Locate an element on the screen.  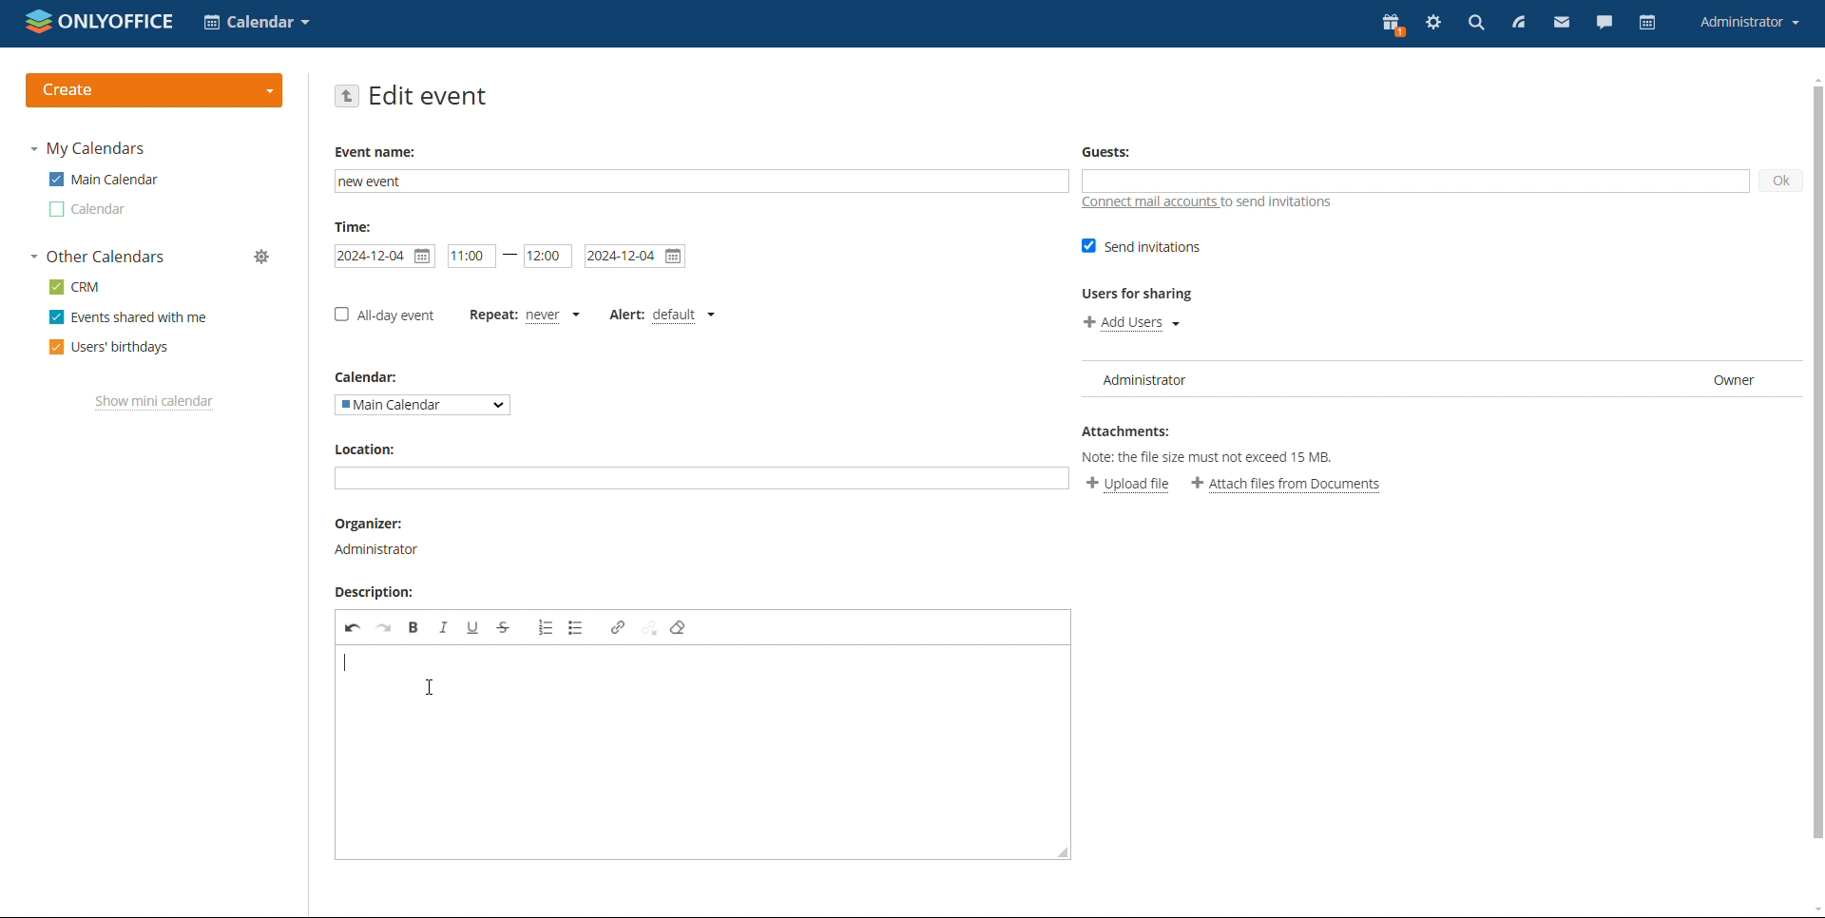
crm is located at coordinates (75, 286).